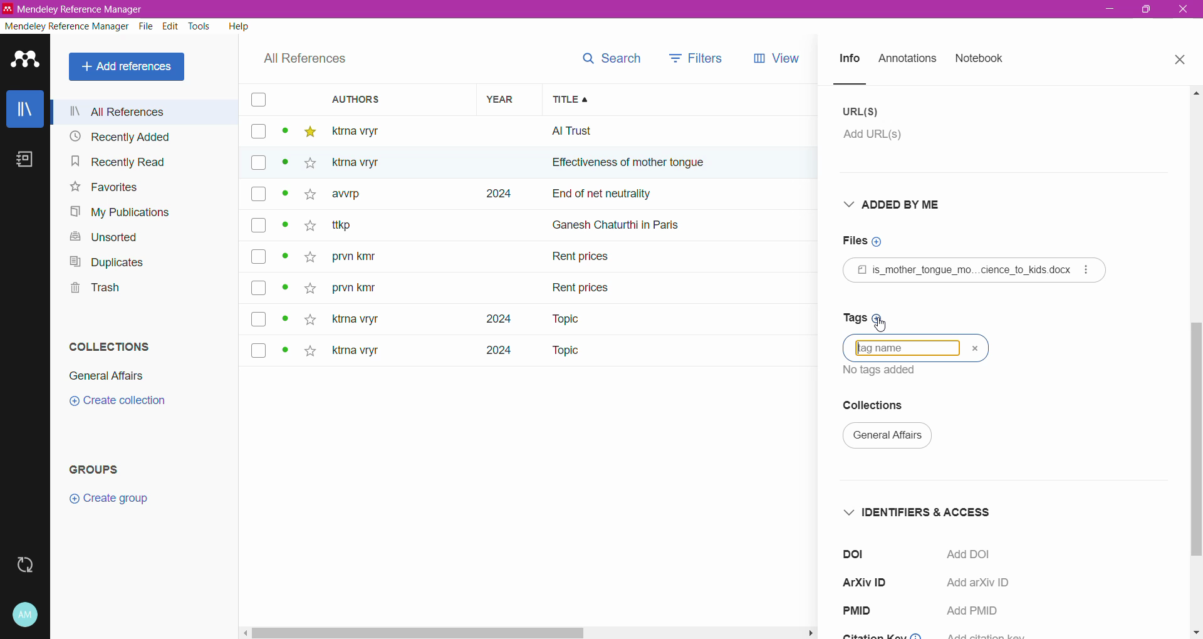 This screenshot has height=639, width=1203. What do you see at coordinates (1195, 364) in the screenshot?
I see `Vertical Scroll Bar dragged to final position` at bounding box center [1195, 364].